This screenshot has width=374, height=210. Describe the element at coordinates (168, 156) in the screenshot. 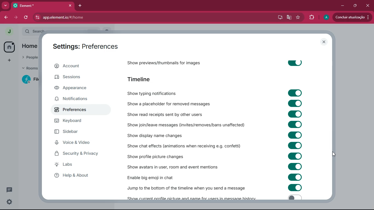

I see `show profile picture changes` at that location.